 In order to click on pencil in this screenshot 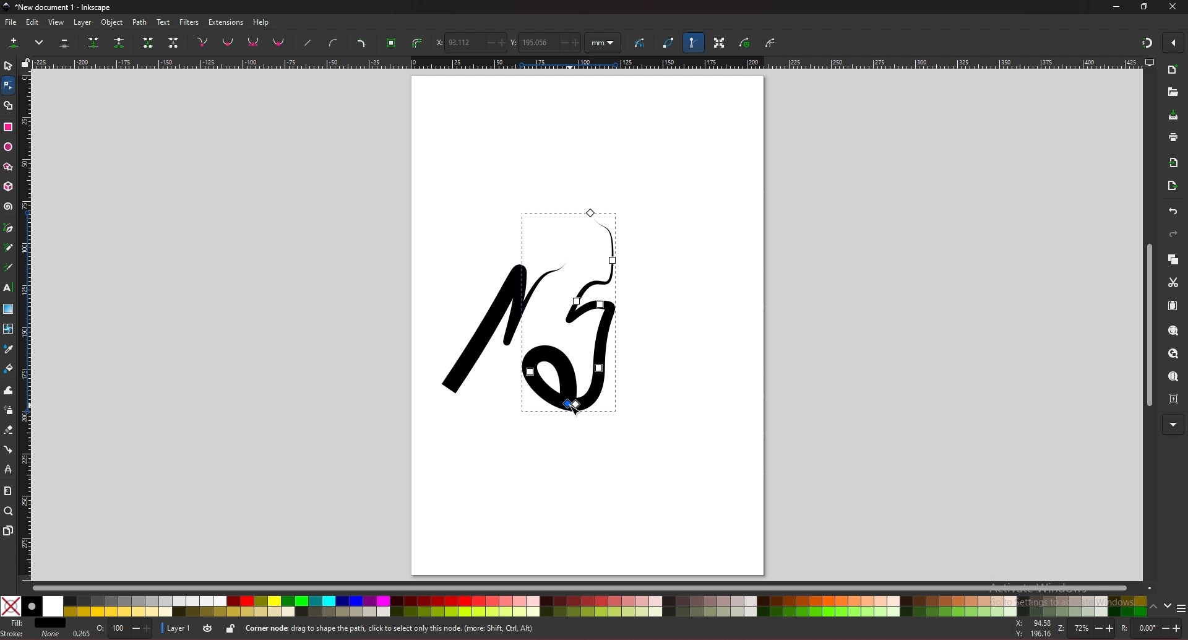, I will do `click(9, 246)`.